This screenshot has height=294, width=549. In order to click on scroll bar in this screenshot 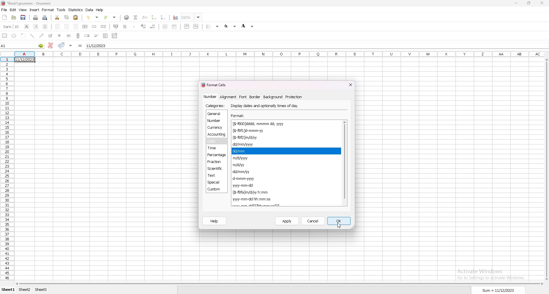, I will do `click(546, 169)`.